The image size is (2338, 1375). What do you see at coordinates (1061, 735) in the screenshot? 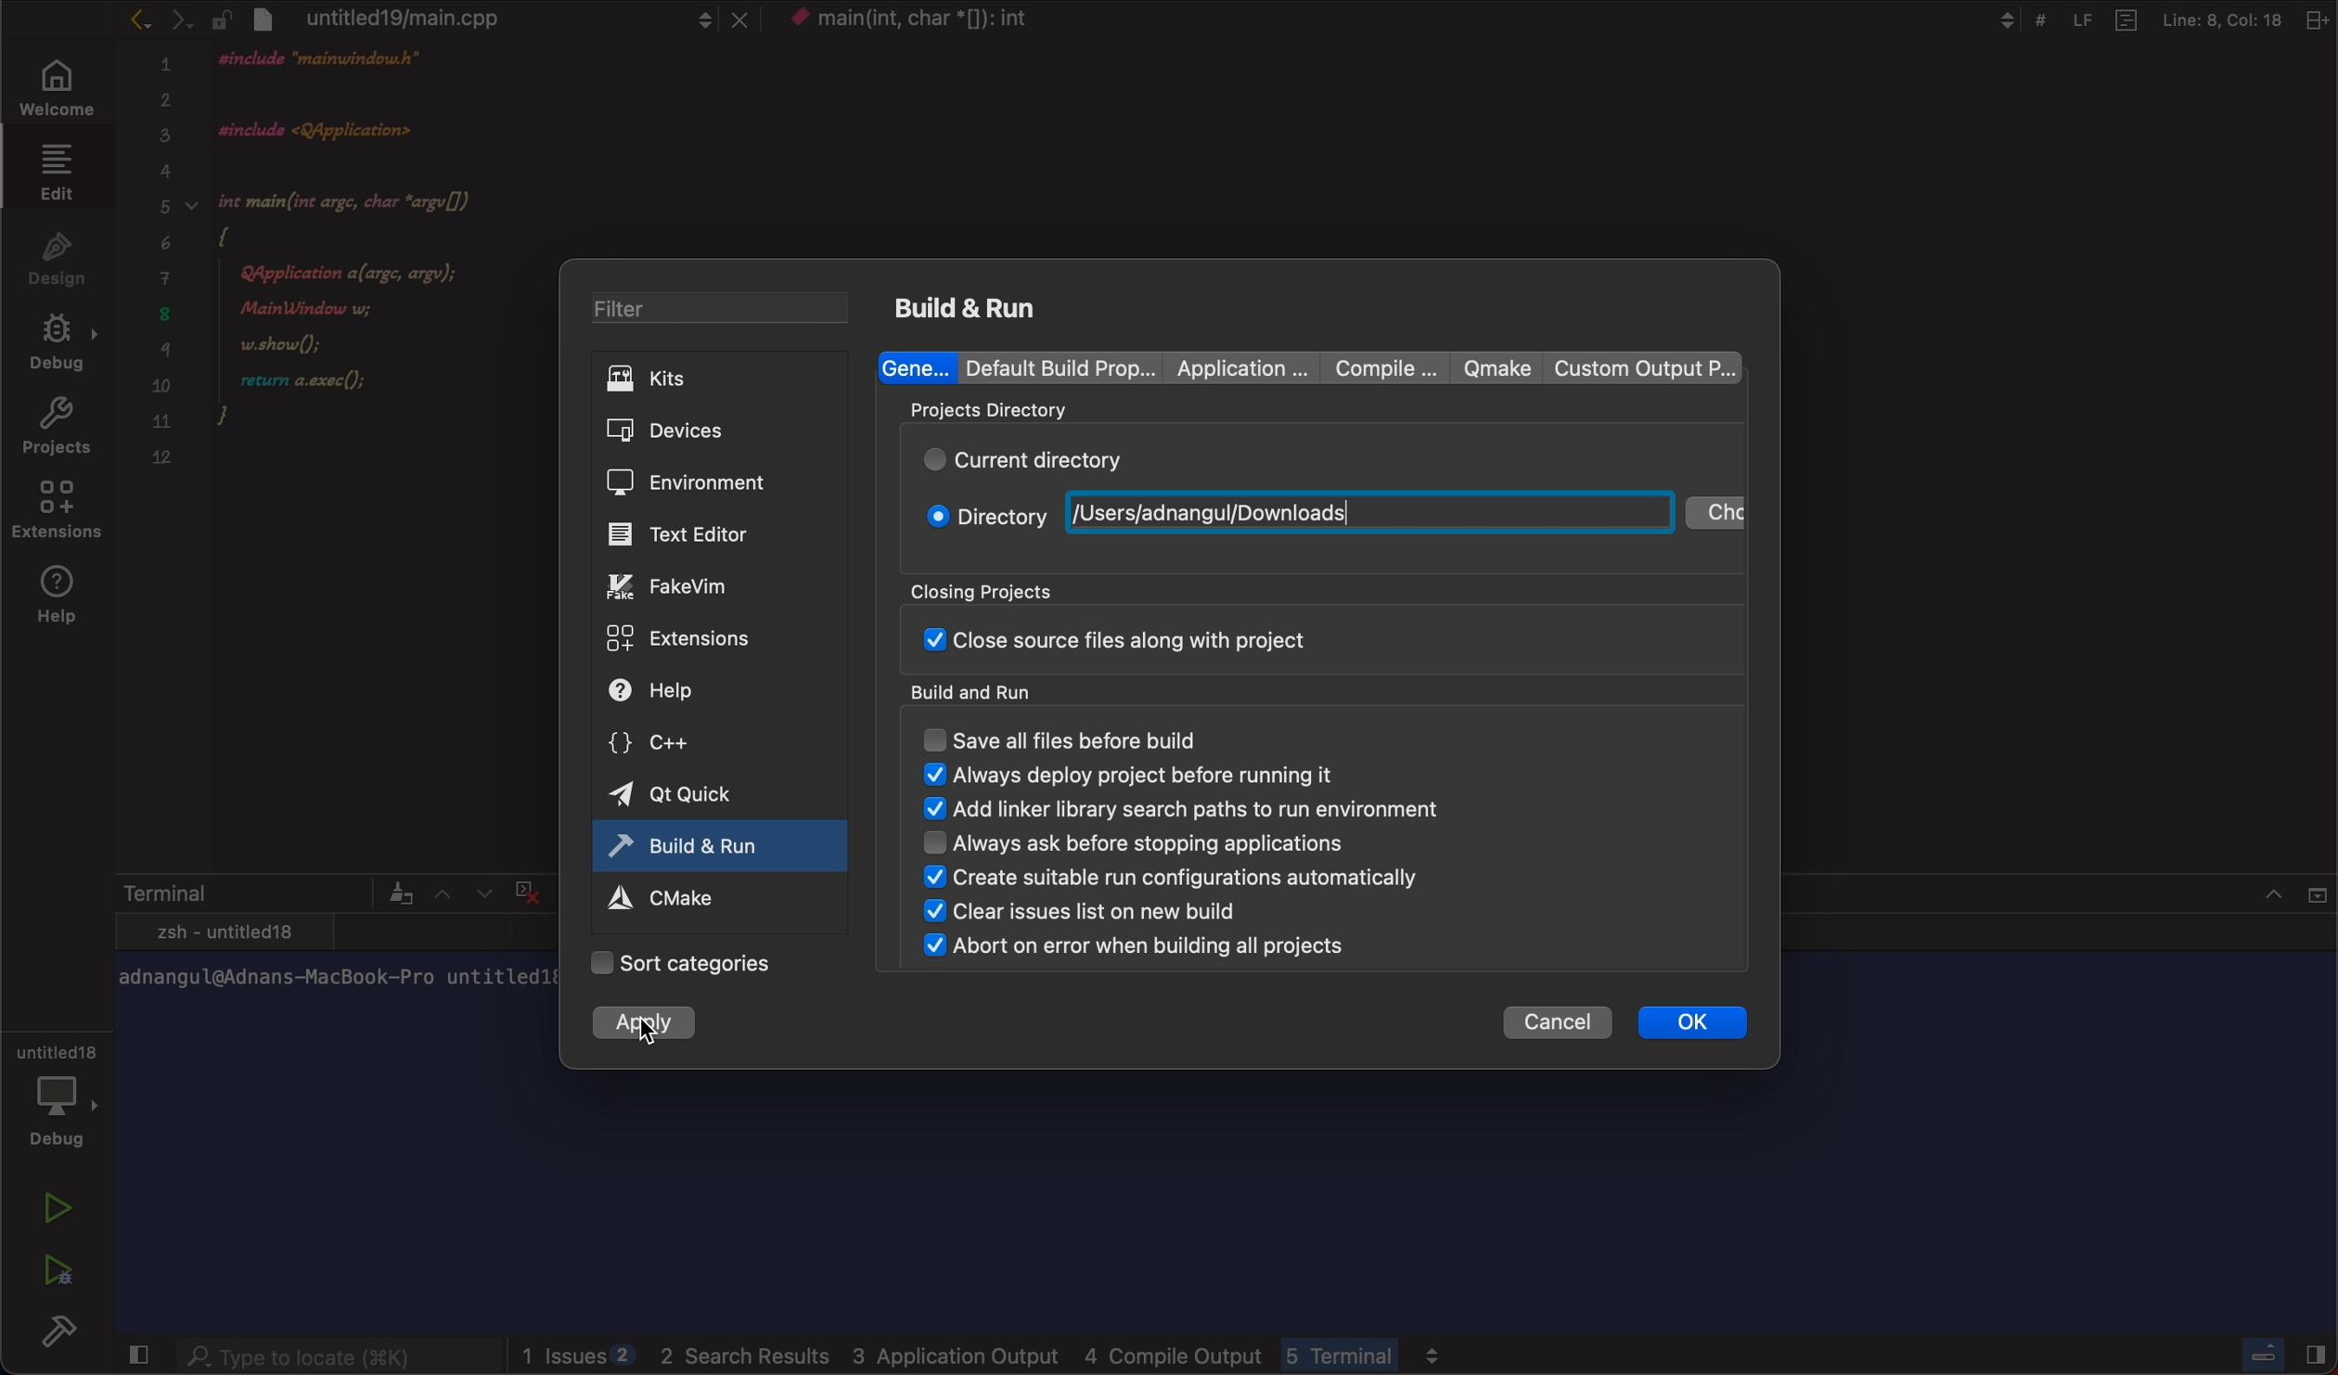
I see `save all` at bounding box center [1061, 735].